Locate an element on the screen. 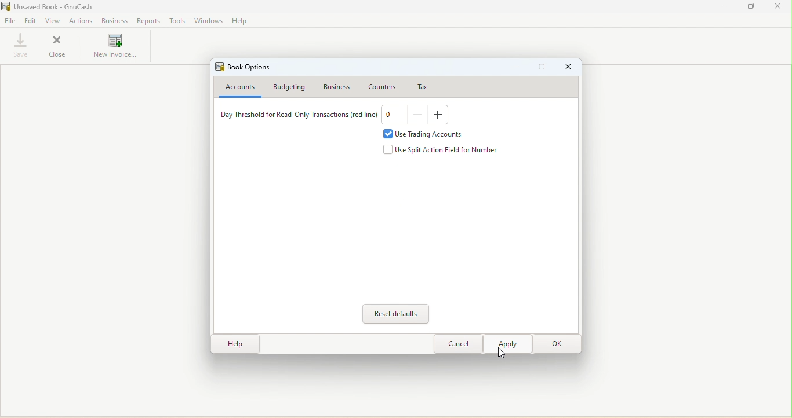  Help is located at coordinates (241, 21).